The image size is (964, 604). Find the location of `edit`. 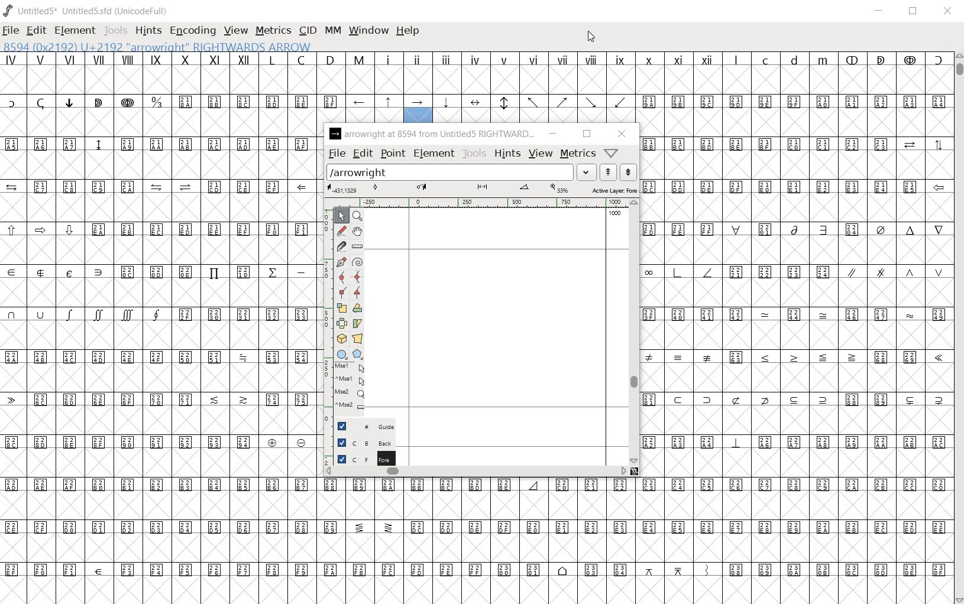

edit is located at coordinates (362, 153).